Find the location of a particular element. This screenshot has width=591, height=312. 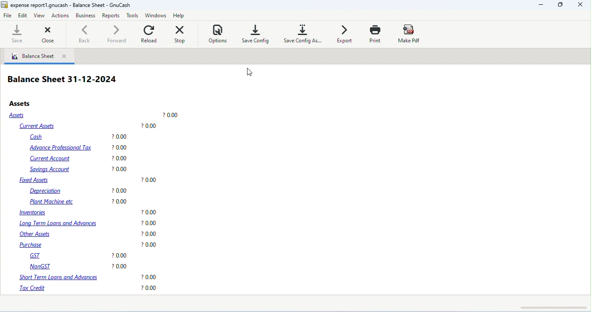

nonGST is located at coordinates (77, 266).